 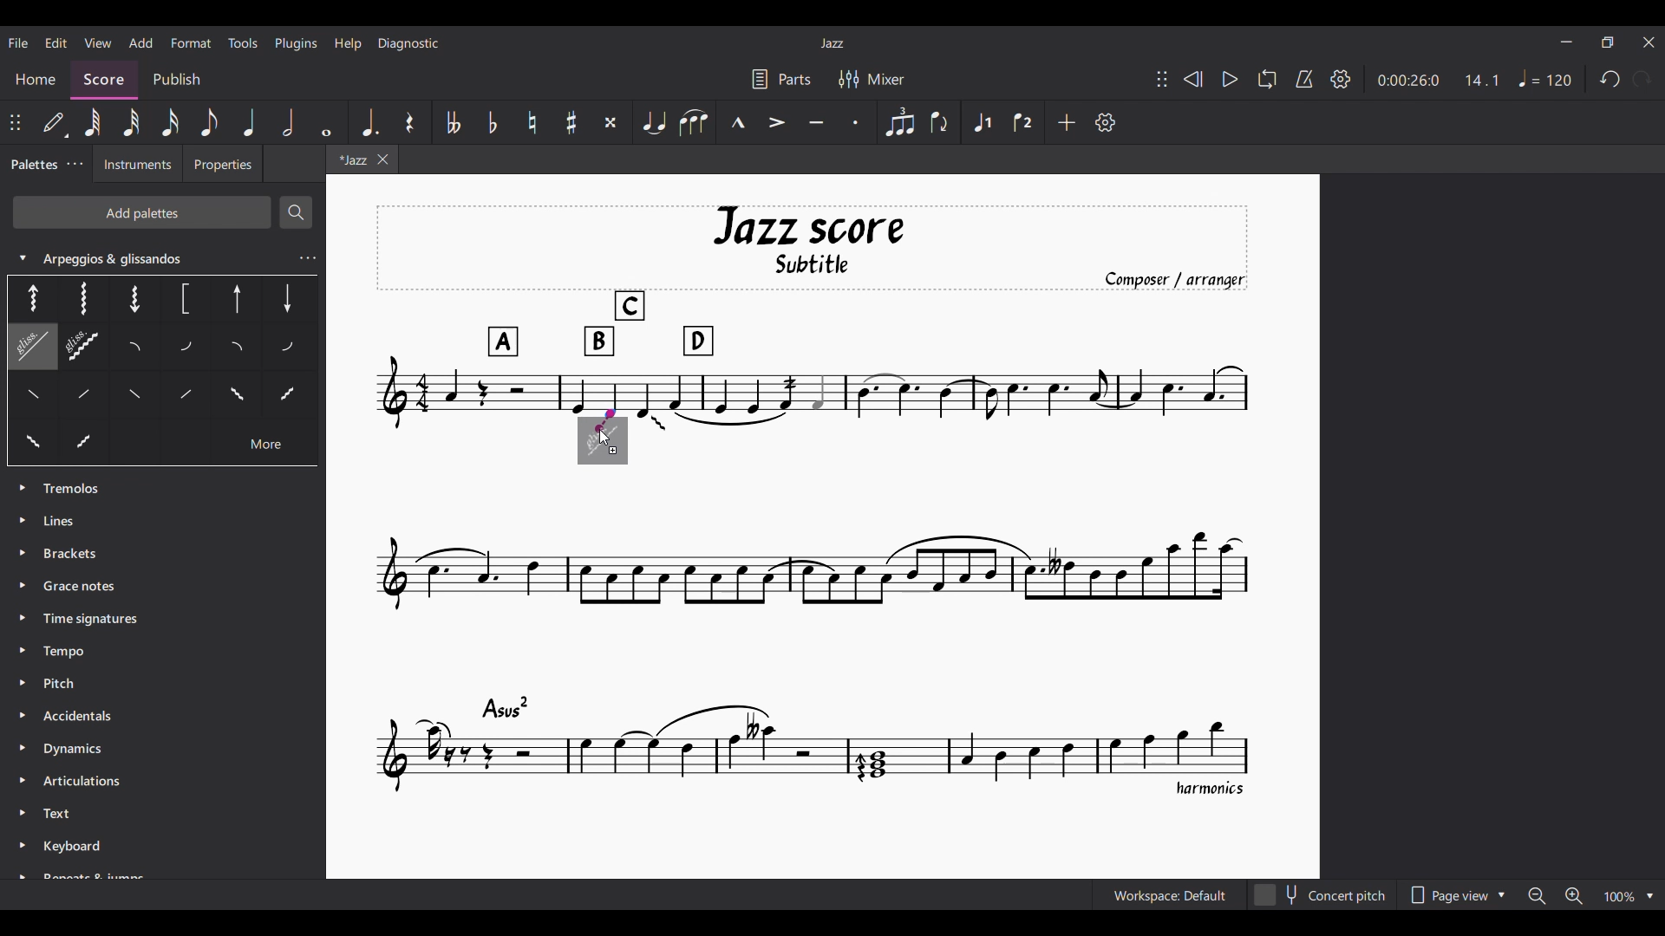 I want to click on Straight , so click(x=64, y=400).